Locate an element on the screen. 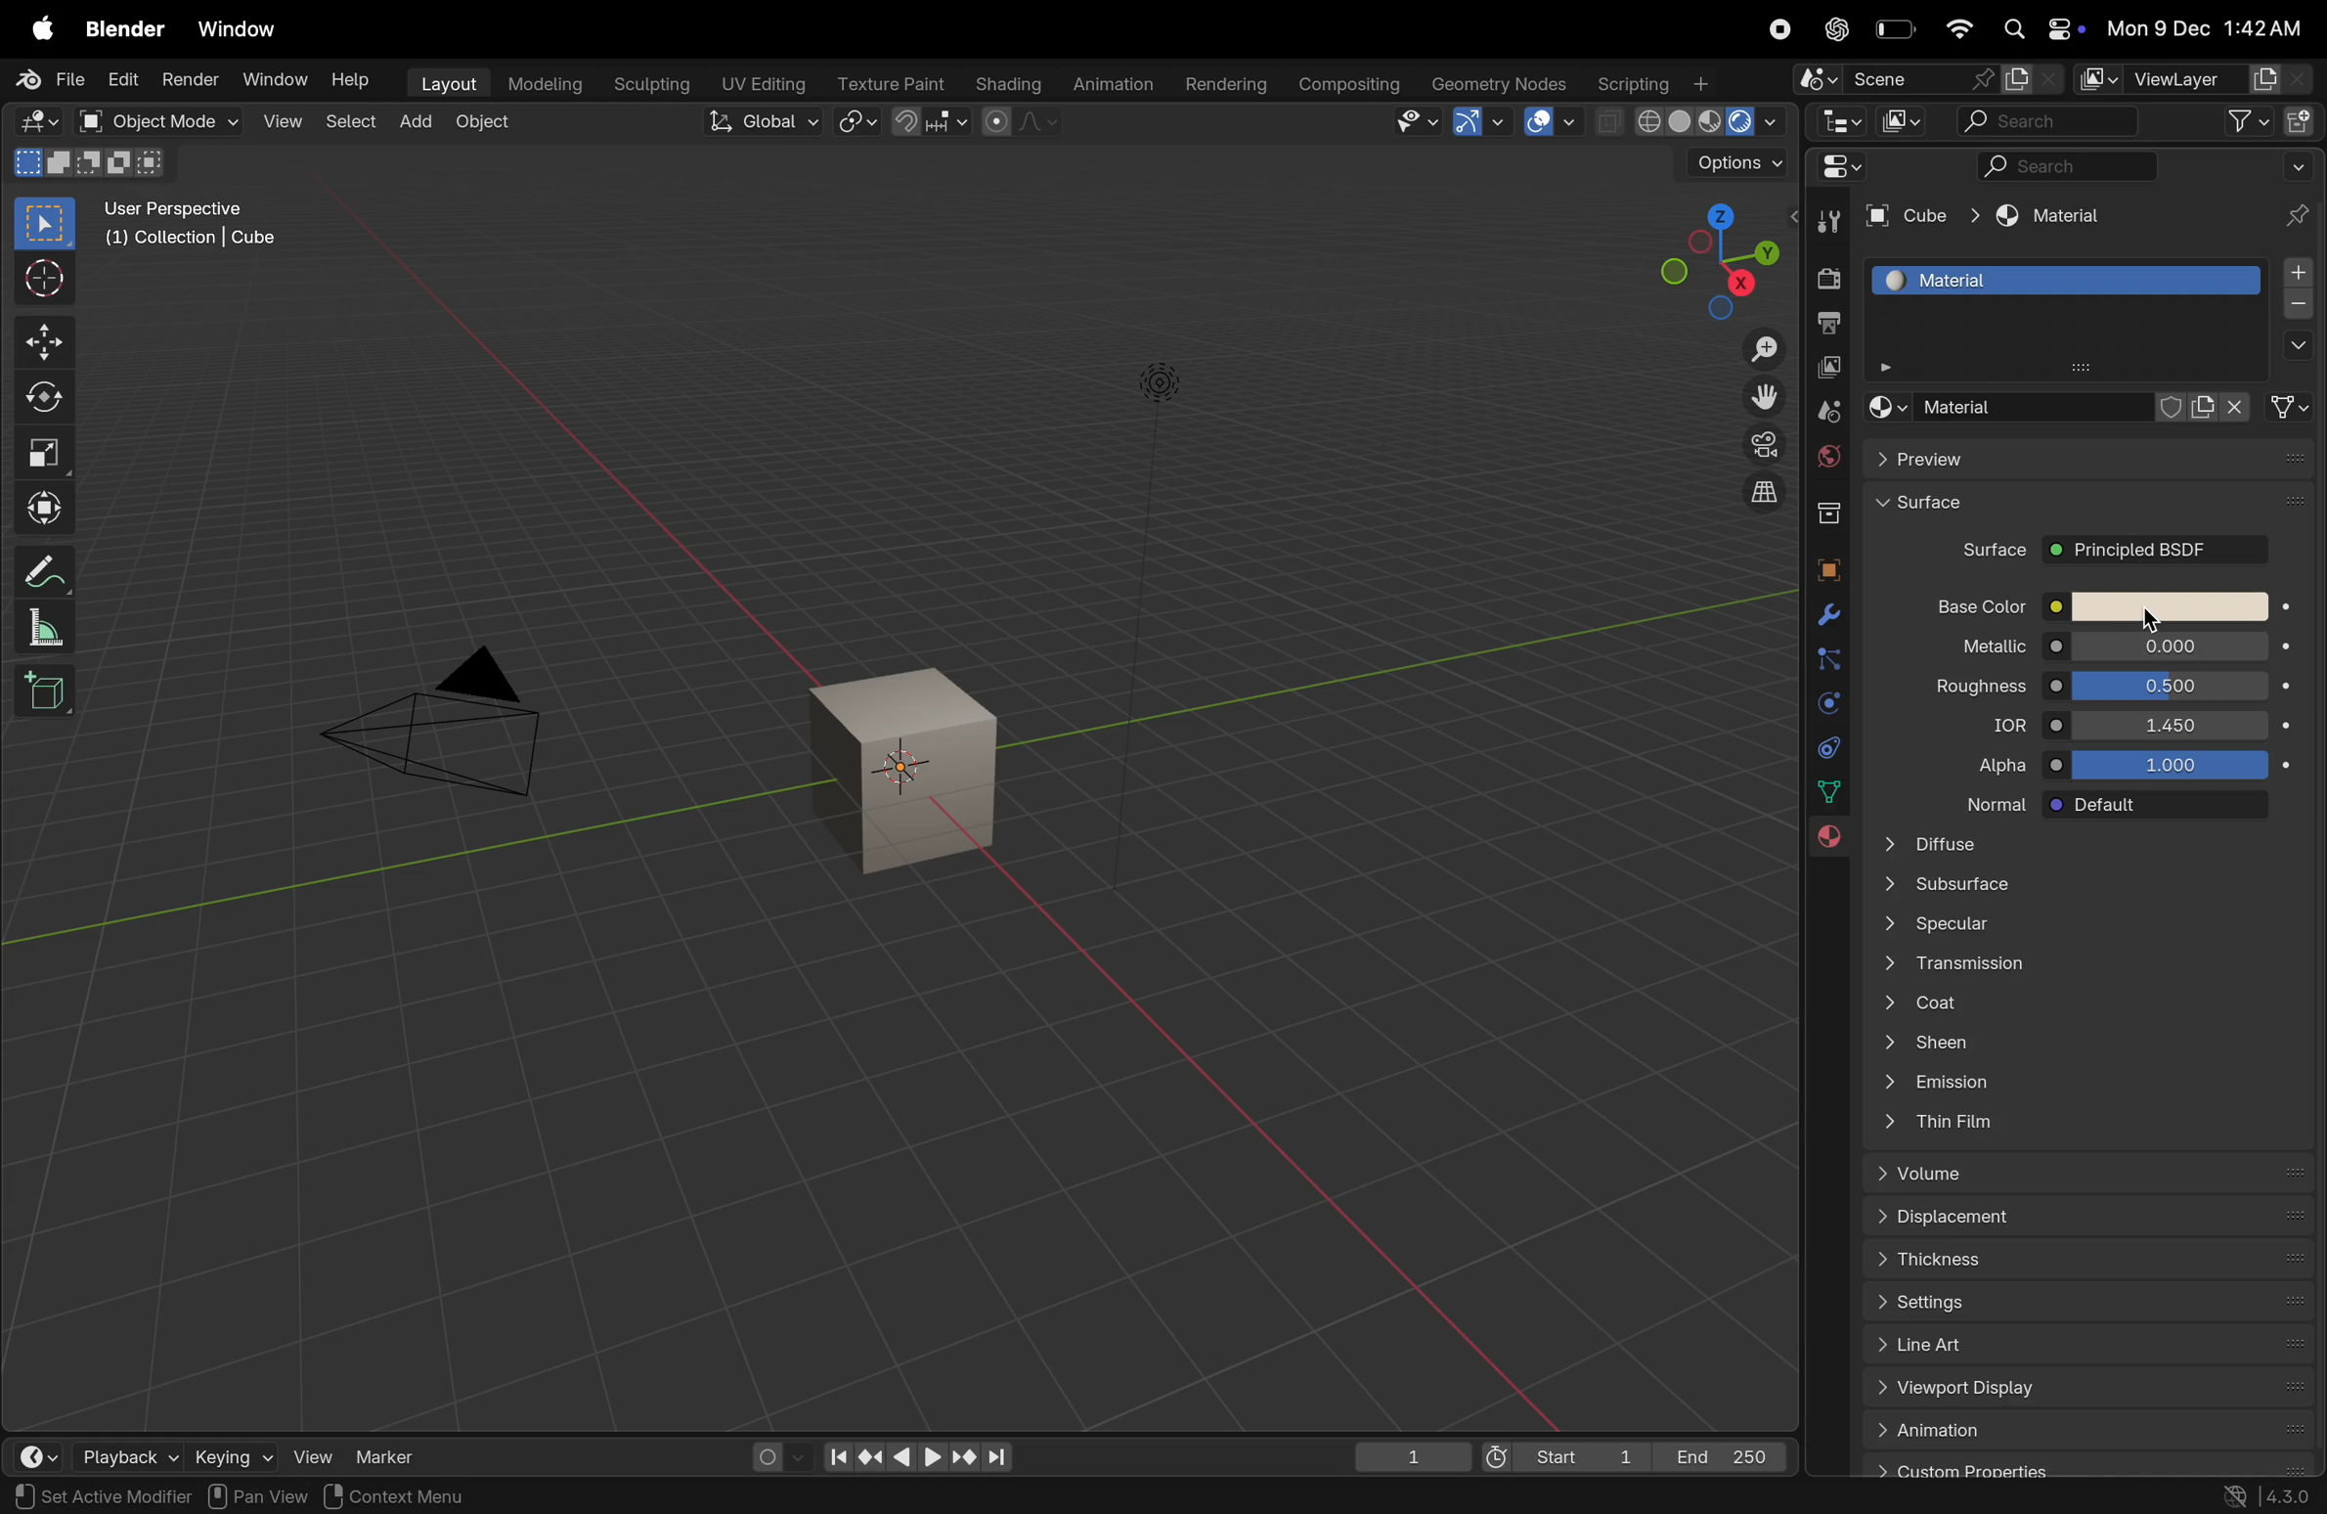 Image resolution: width=2327 pixels, height=1514 pixels. add is located at coordinates (415, 124).